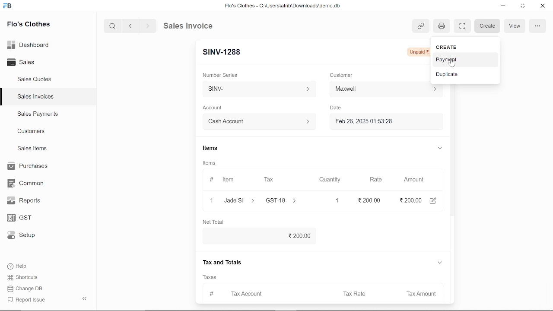 This screenshot has height=311, width=553. Describe the element at coordinates (435, 200) in the screenshot. I see `edit account` at that location.